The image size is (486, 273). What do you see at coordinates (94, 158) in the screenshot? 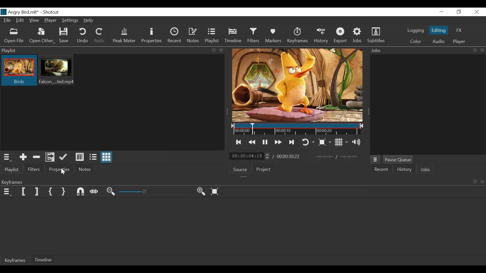
I see `View as files` at bounding box center [94, 158].